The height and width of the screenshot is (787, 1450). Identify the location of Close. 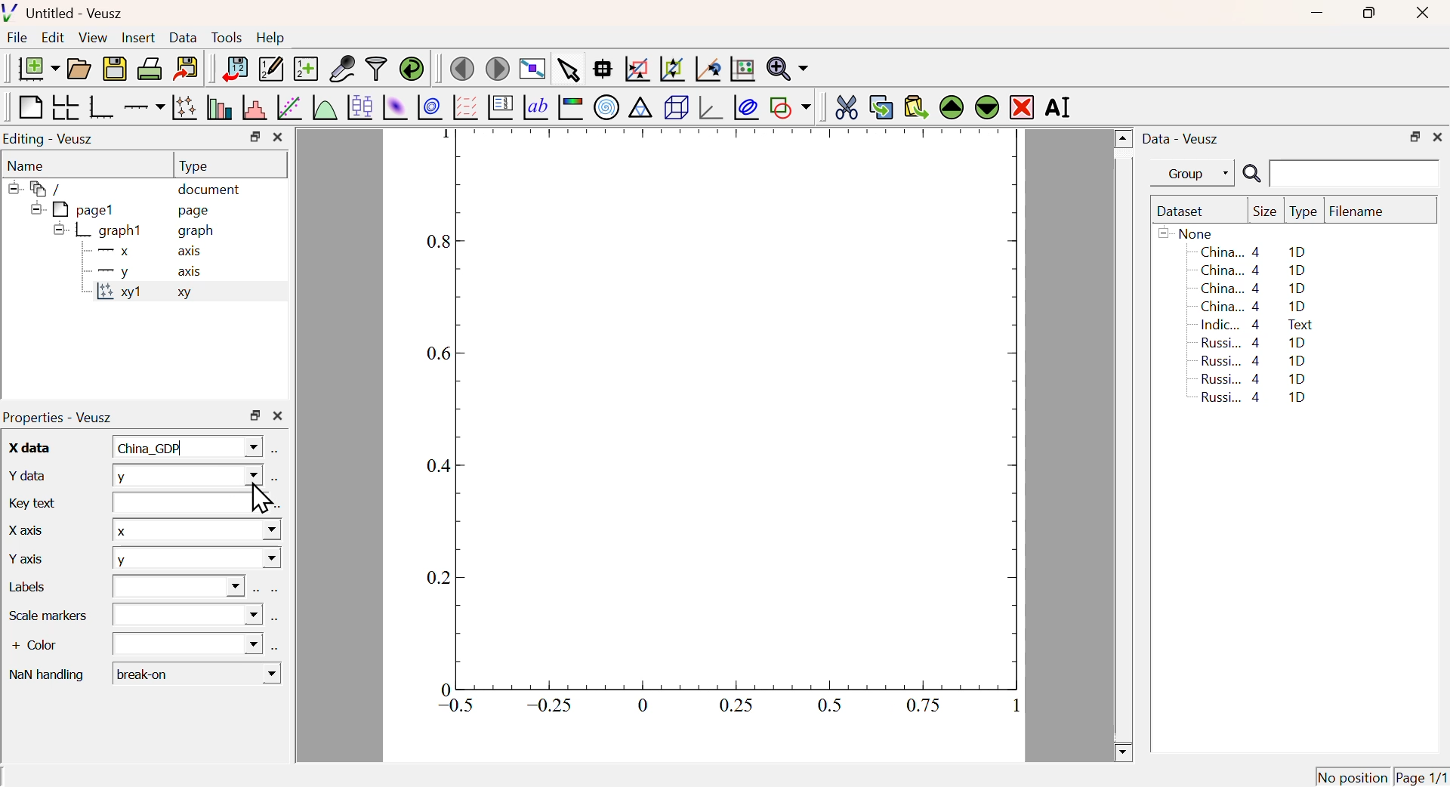
(278, 137).